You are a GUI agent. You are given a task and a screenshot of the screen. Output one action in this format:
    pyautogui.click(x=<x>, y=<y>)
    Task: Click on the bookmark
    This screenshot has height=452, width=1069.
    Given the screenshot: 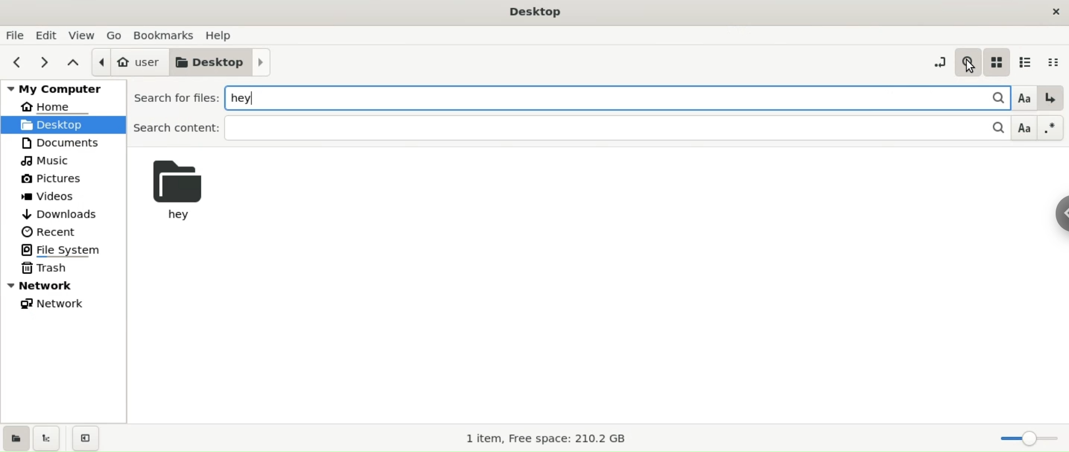 What is the action you would take?
    pyautogui.click(x=165, y=35)
    